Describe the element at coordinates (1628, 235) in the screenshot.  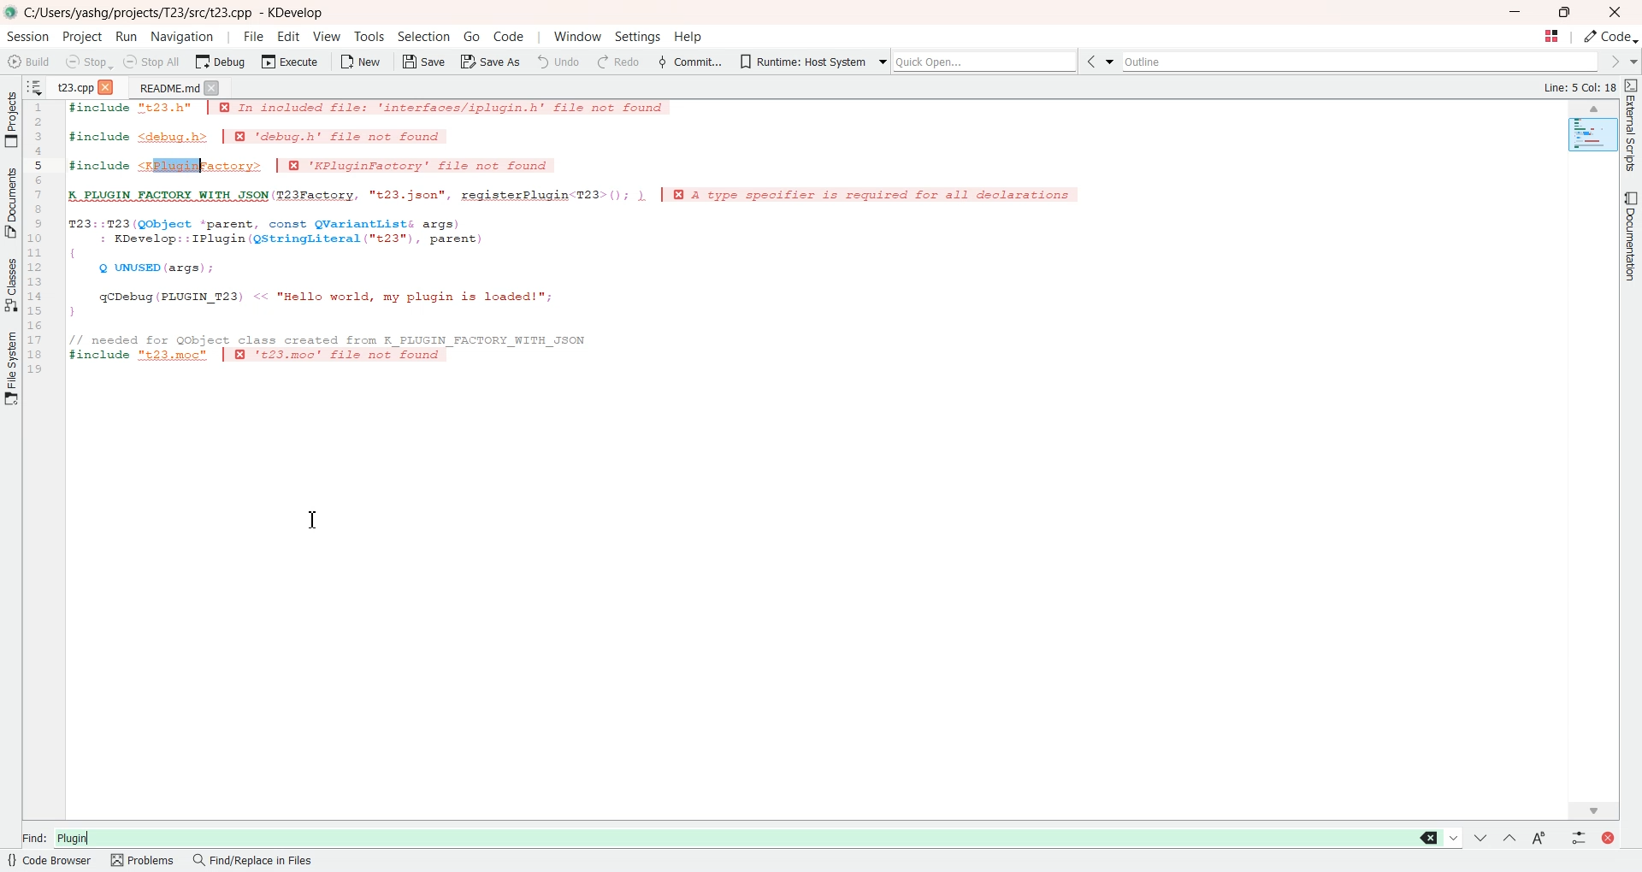
I see `Documention` at that location.